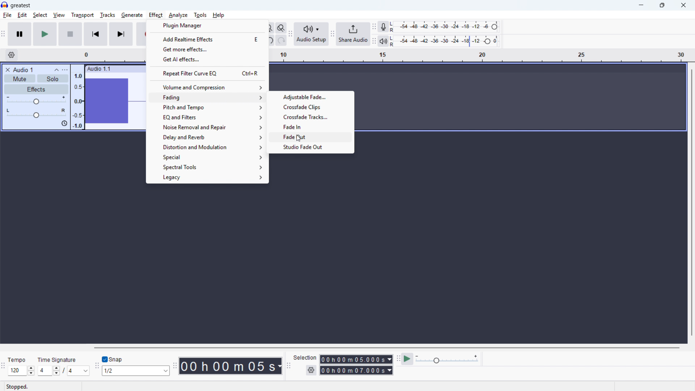 The width and height of the screenshot is (695, 391). Describe the element at coordinates (11, 55) in the screenshot. I see `Timeline settings ` at that location.